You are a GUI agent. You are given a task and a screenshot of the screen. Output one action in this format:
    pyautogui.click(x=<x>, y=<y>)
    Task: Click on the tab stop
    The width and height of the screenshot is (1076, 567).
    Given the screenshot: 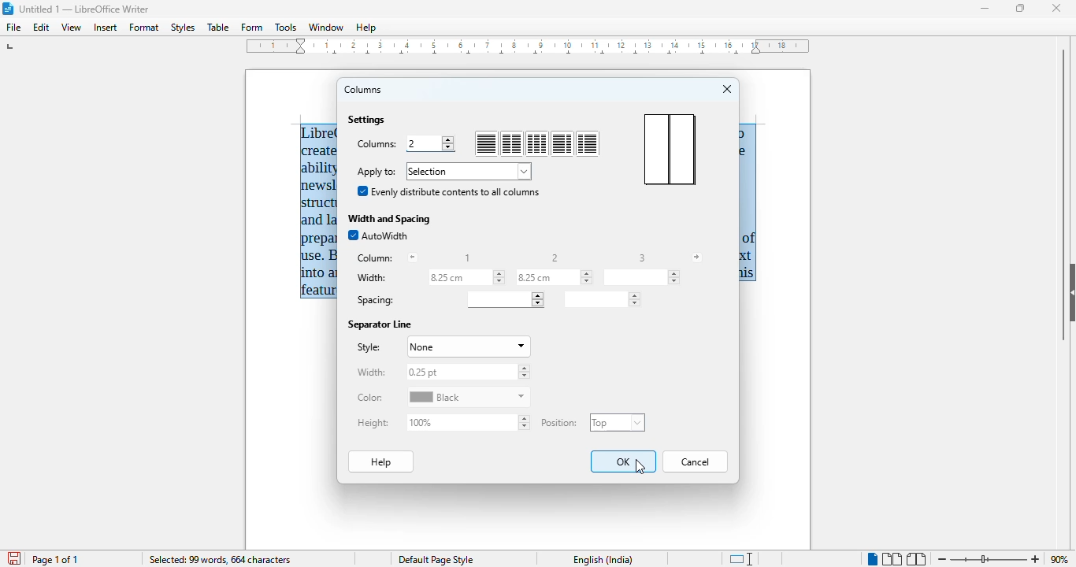 What is the action you would take?
    pyautogui.click(x=12, y=46)
    